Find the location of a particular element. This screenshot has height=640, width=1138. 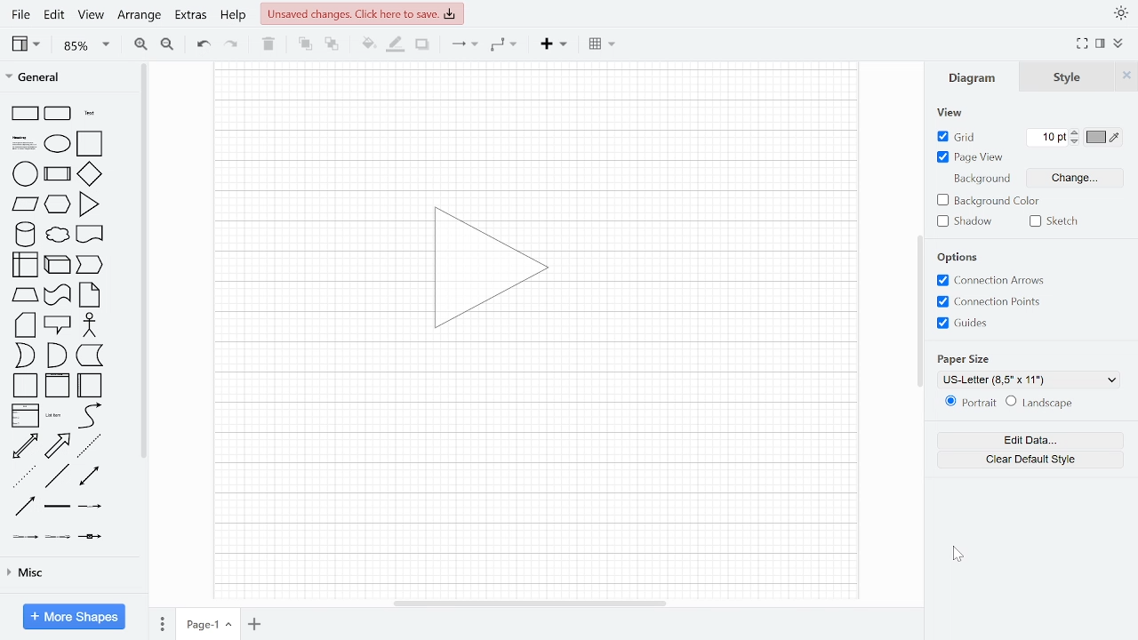

Square is located at coordinates (89, 144).